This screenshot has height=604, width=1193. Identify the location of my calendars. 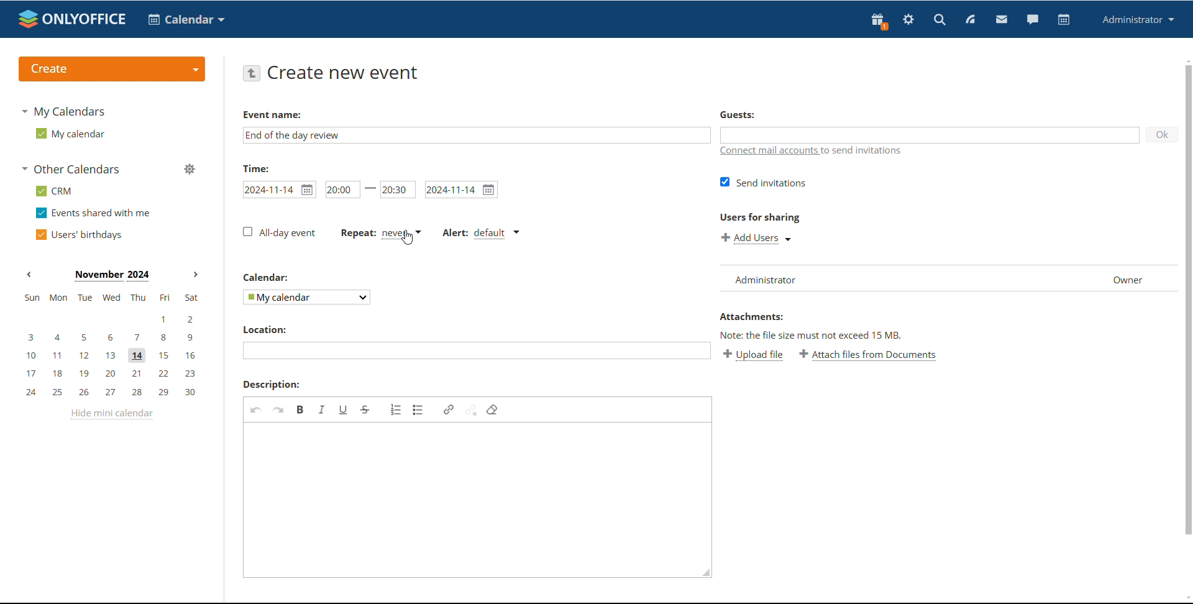
(62, 111).